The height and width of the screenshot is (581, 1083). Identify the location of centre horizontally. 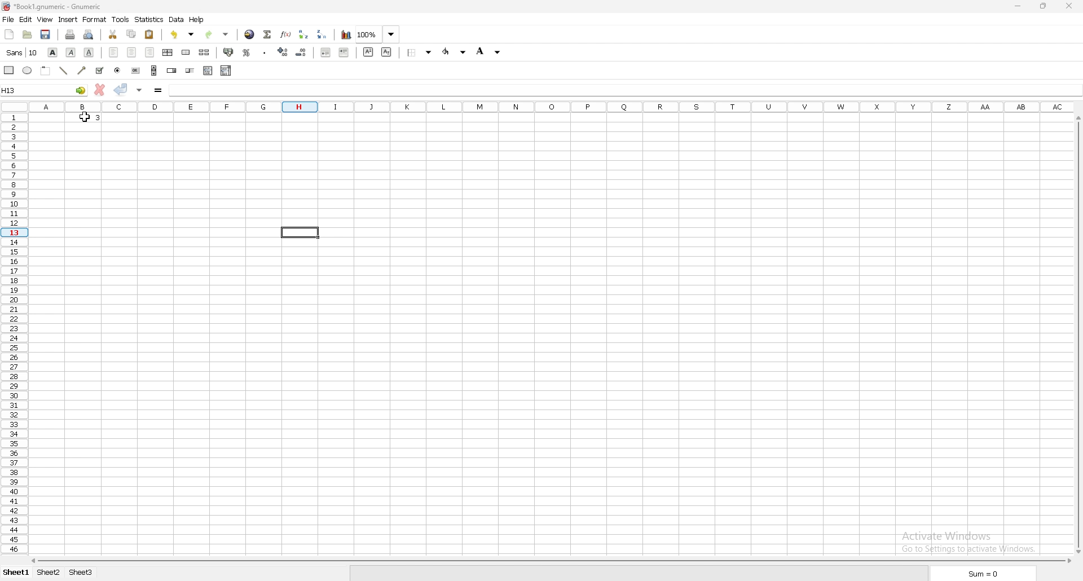
(169, 52).